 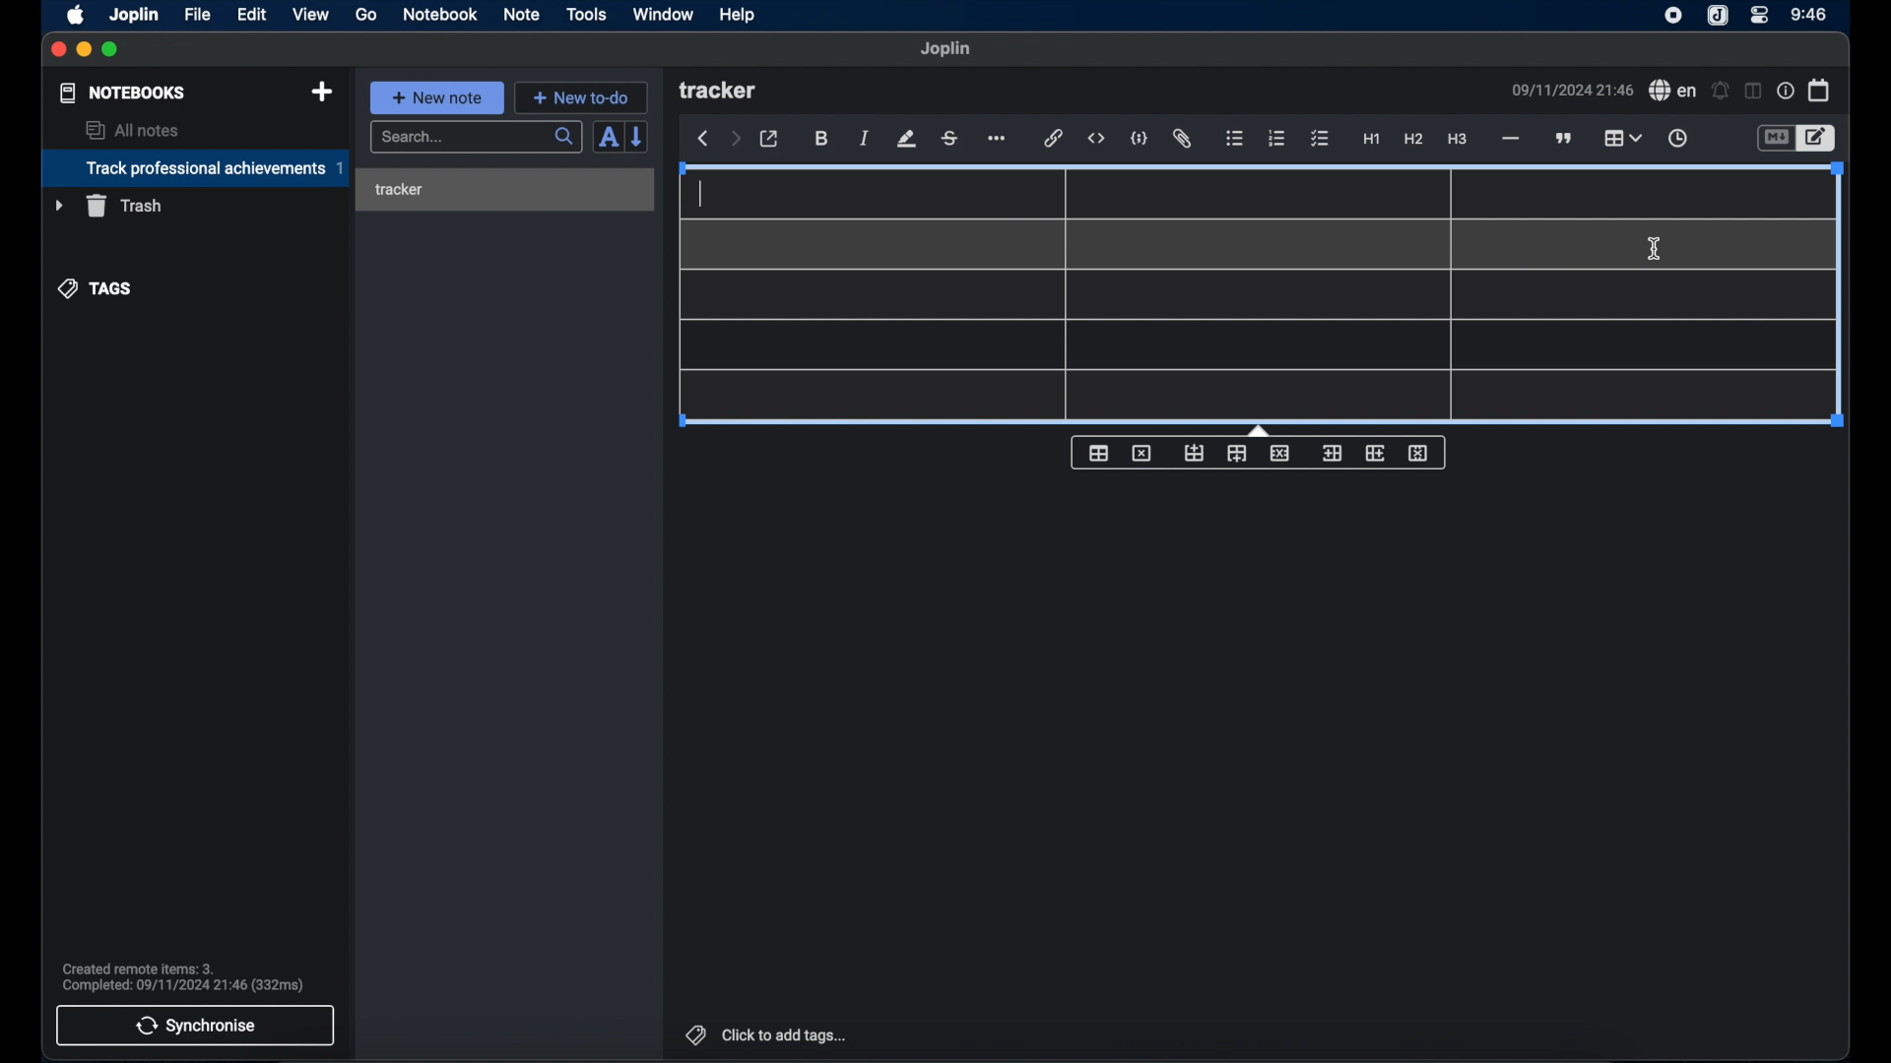 What do you see at coordinates (1571, 90) in the screenshot?
I see `date and time` at bounding box center [1571, 90].